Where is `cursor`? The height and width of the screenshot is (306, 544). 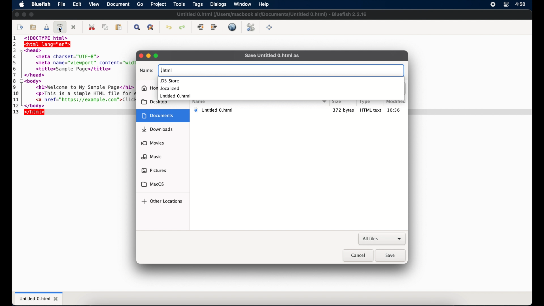
cursor is located at coordinates (61, 30).